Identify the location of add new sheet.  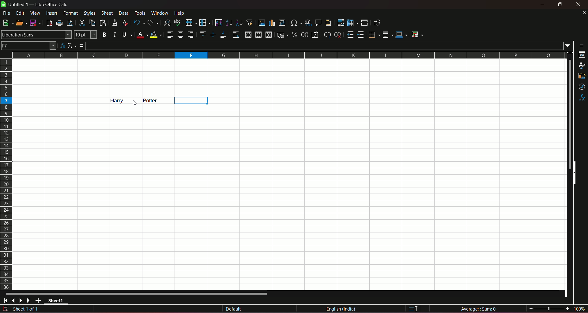
(39, 300).